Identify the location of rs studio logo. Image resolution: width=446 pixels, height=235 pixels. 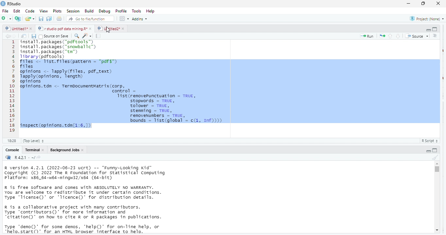
(3, 3).